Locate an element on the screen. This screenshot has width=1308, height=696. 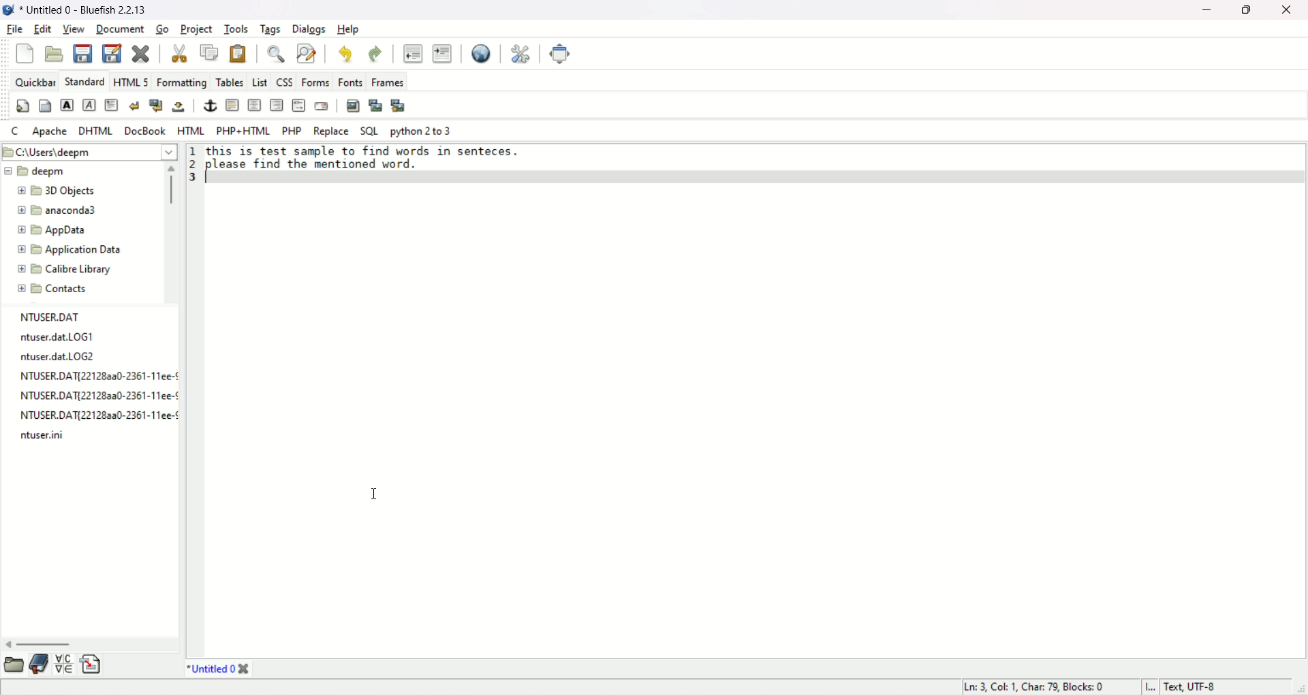
insert thumbnail is located at coordinates (375, 104).